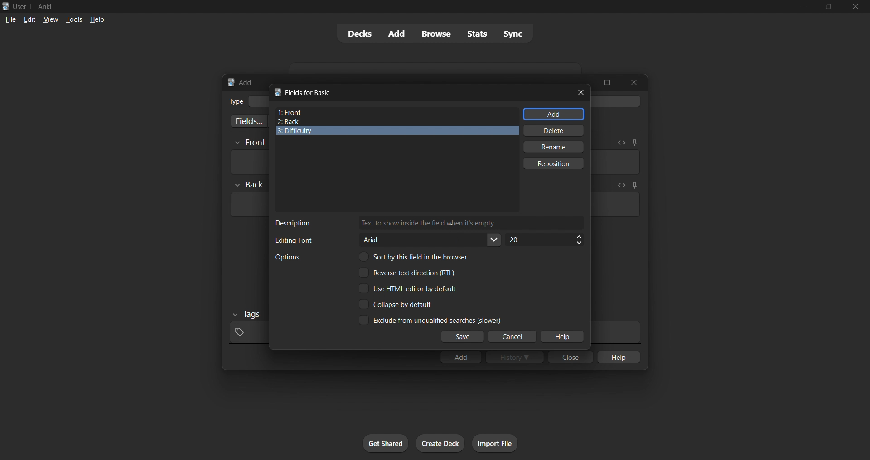 The height and width of the screenshot is (460, 870). Describe the element at coordinates (408, 288) in the screenshot. I see `Toggle` at that location.